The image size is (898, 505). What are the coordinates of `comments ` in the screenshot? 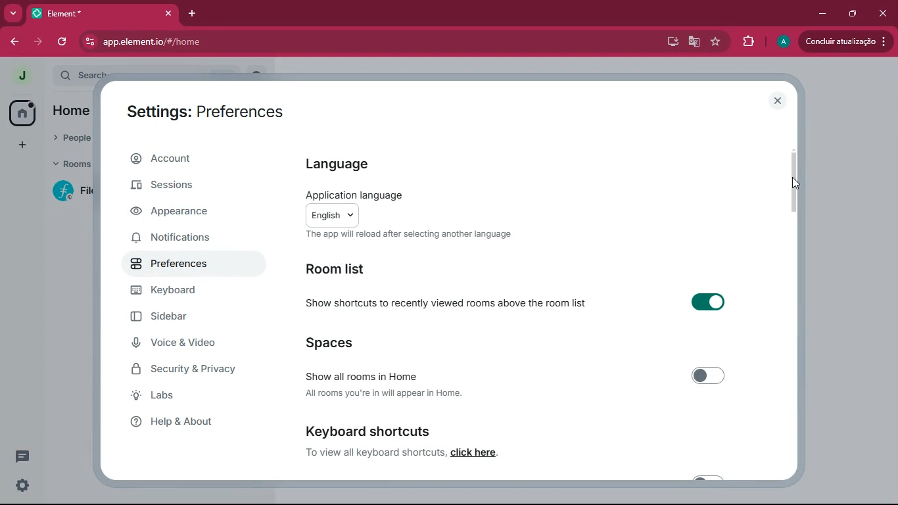 It's located at (32, 459).